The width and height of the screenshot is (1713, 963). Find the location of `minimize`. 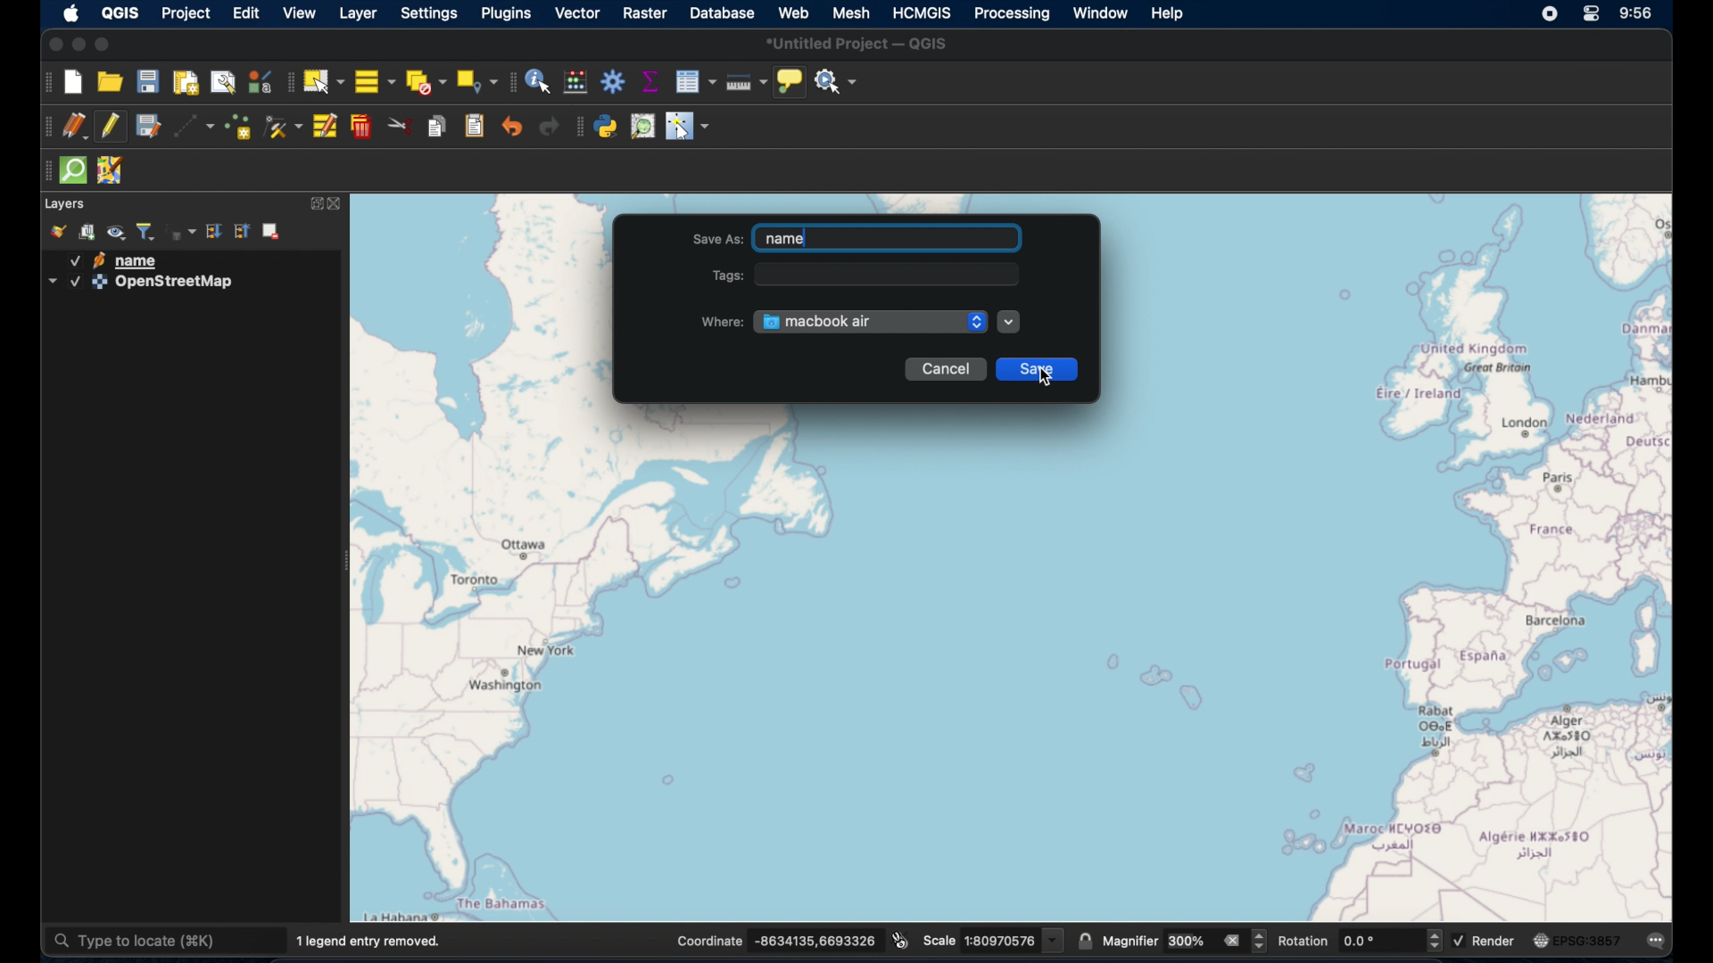

minimize is located at coordinates (79, 45).